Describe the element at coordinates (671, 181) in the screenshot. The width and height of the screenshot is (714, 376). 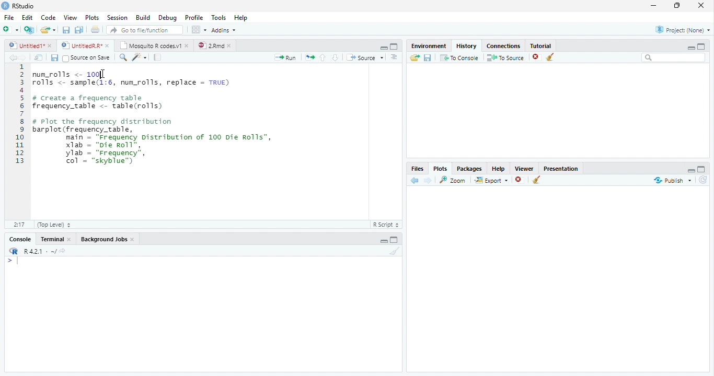
I see `Publish` at that location.